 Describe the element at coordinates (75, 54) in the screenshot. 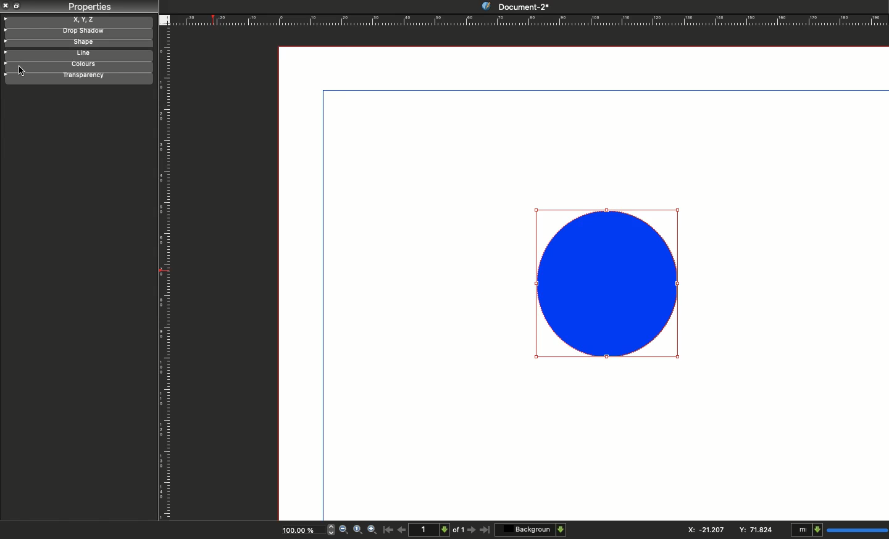

I see `Line` at that location.